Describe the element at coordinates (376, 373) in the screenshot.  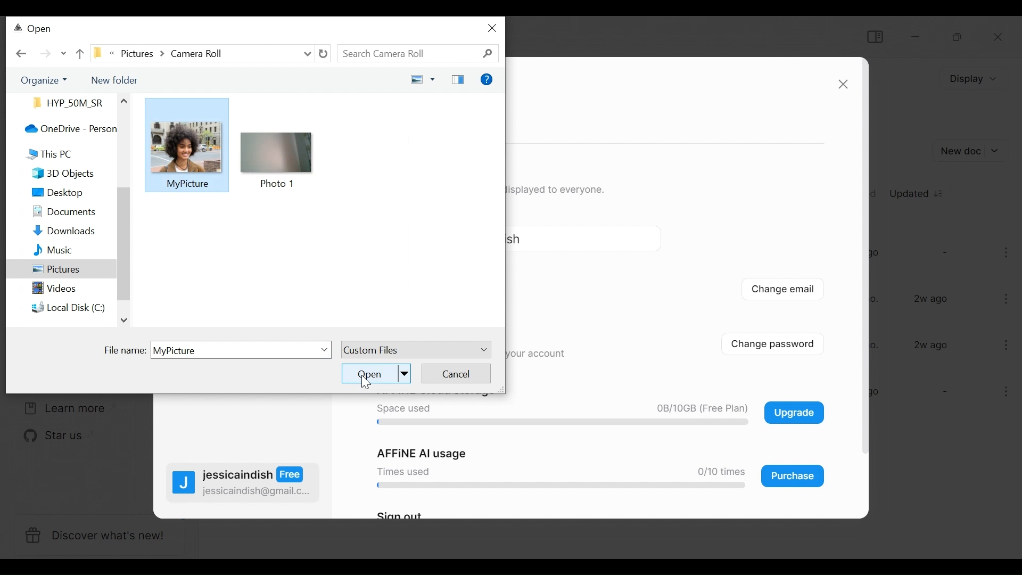
I see `Open` at that location.